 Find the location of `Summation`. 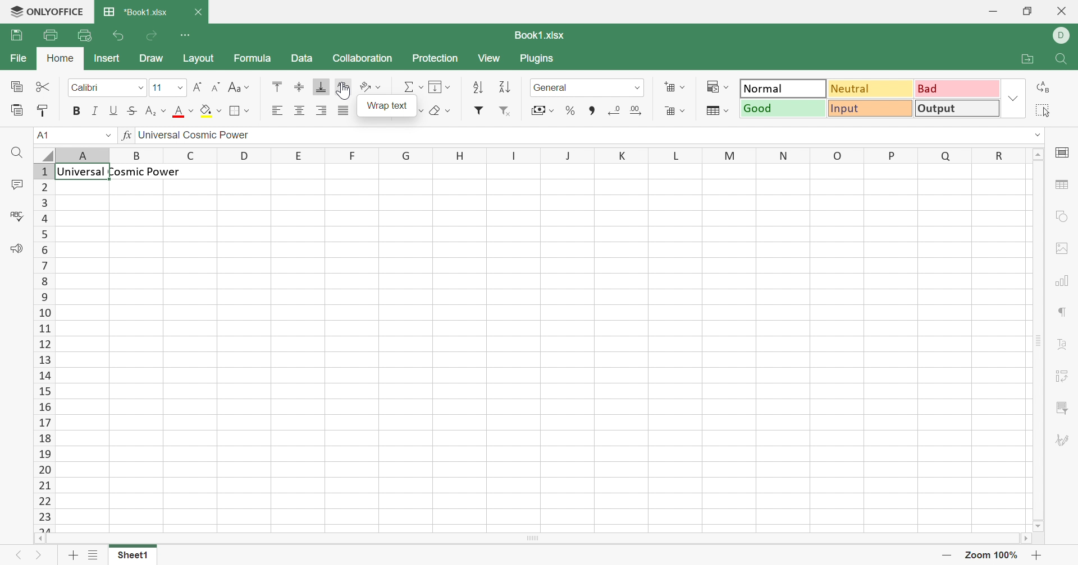

Summation is located at coordinates (413, 87).